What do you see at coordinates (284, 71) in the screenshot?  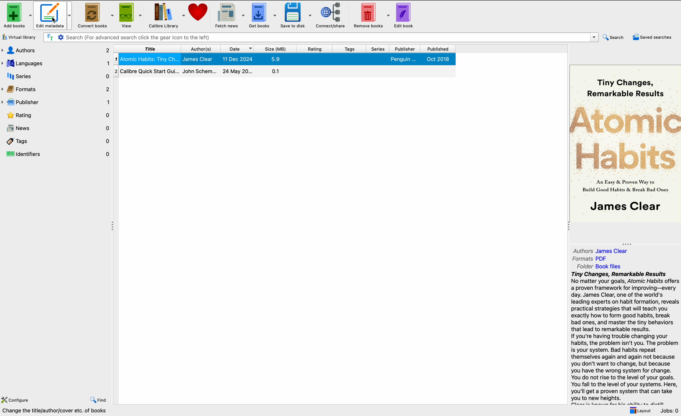 I see `second book` at bounding box center [284, 71].